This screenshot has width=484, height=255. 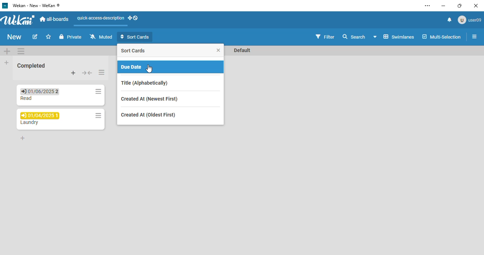 I want to click on list actions, so click(x=102, y=72).